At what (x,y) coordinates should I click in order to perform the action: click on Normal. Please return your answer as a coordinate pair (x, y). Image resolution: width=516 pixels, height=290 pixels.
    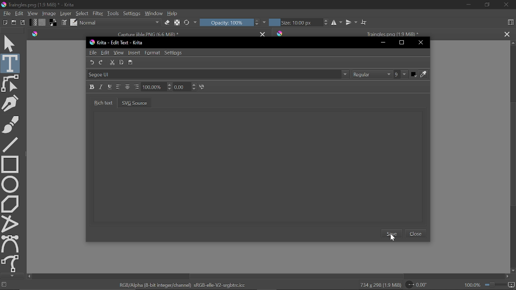
    Looking at the image, I should click on (121, 23).